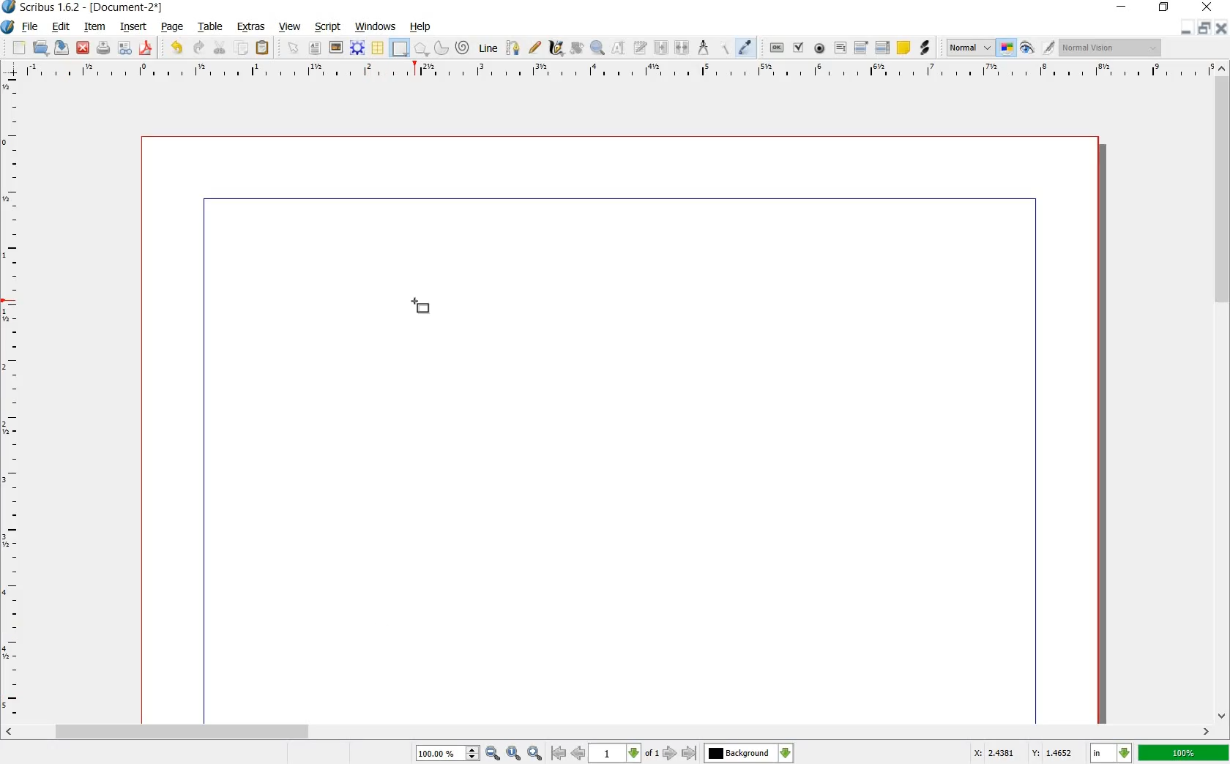  What do you see at coordinates (1109, 753) in the screenshot?
I see `select current unit` at bounding box center [1109, 753].